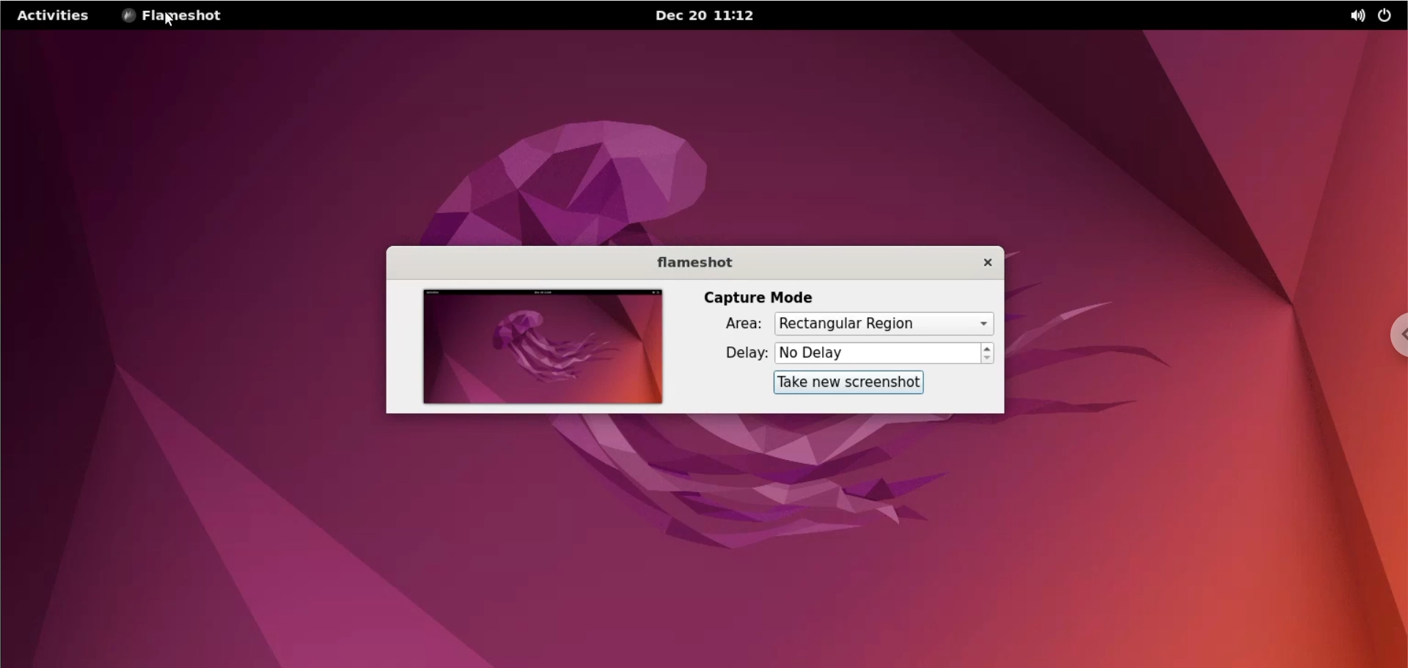  I want to click on area options, so click(884, 323).